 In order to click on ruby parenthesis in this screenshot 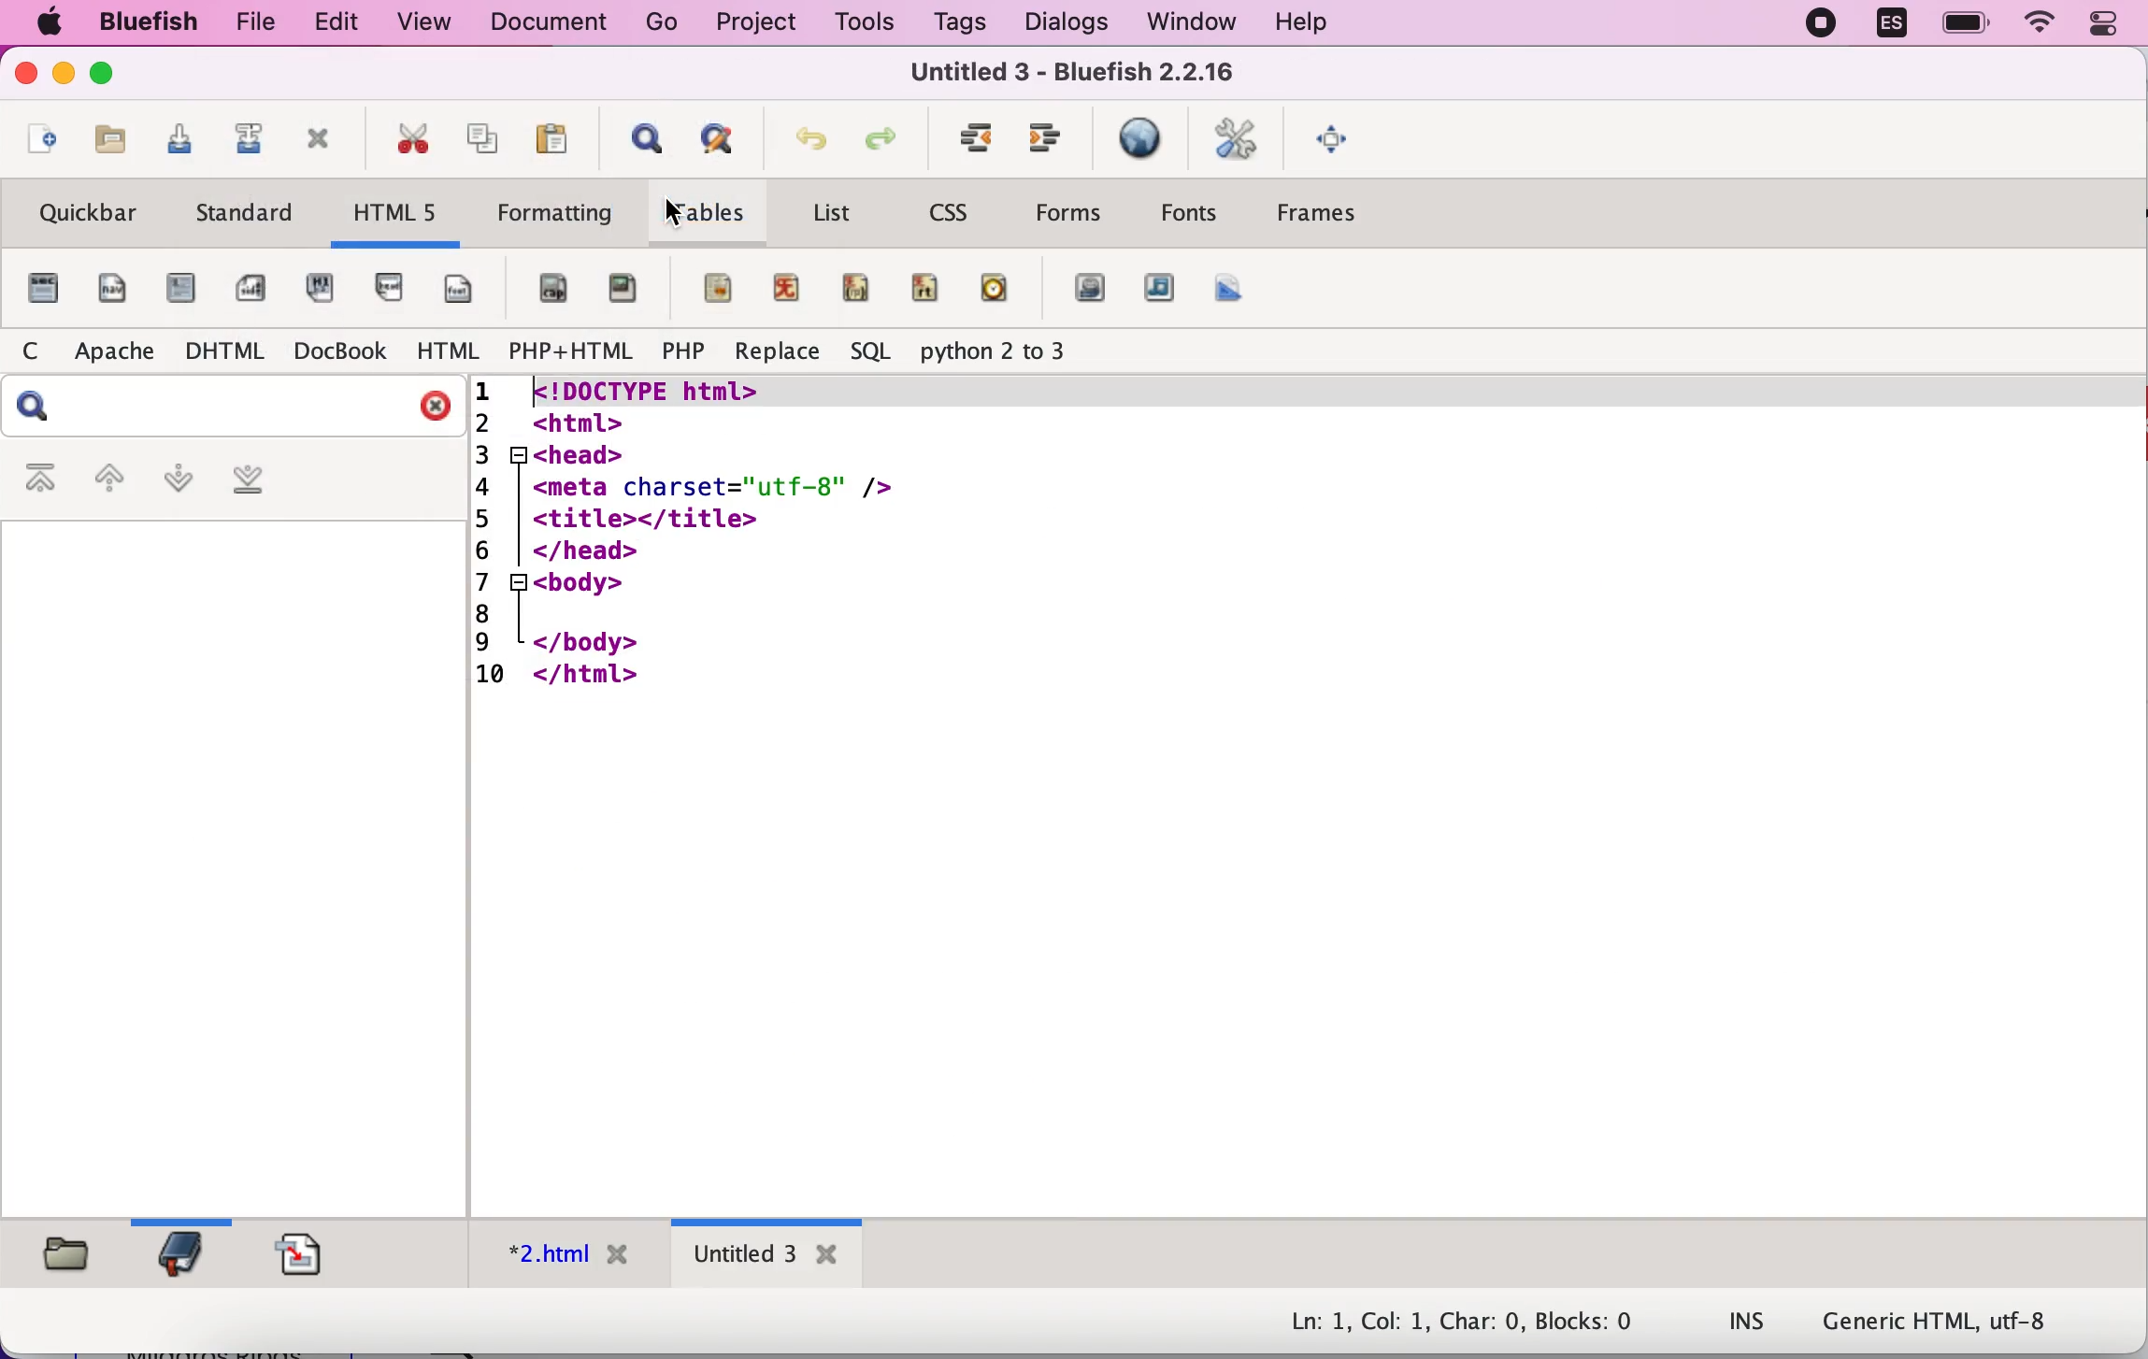, I will do `click(855, 288)`.